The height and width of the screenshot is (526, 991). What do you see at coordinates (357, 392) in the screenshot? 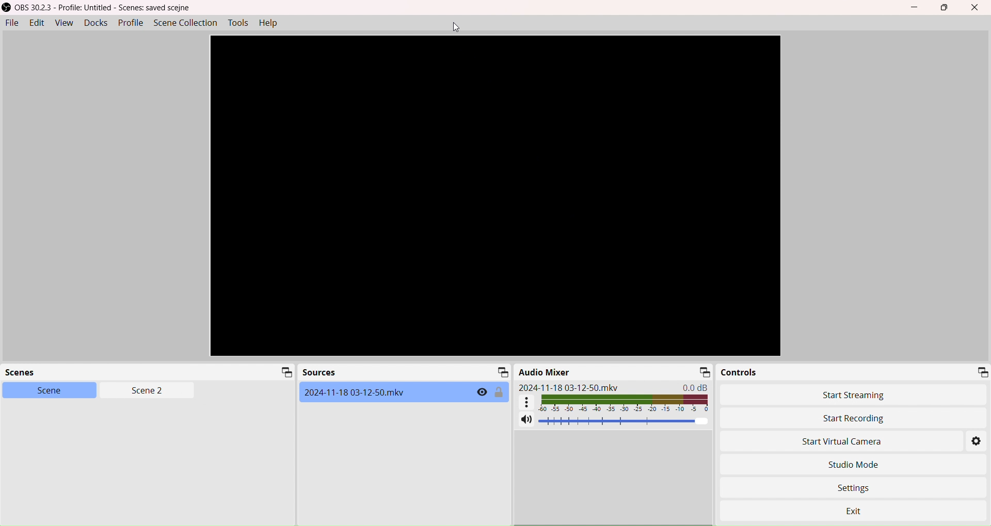
I see `WebCam Source` at bounding box center [357, 392].